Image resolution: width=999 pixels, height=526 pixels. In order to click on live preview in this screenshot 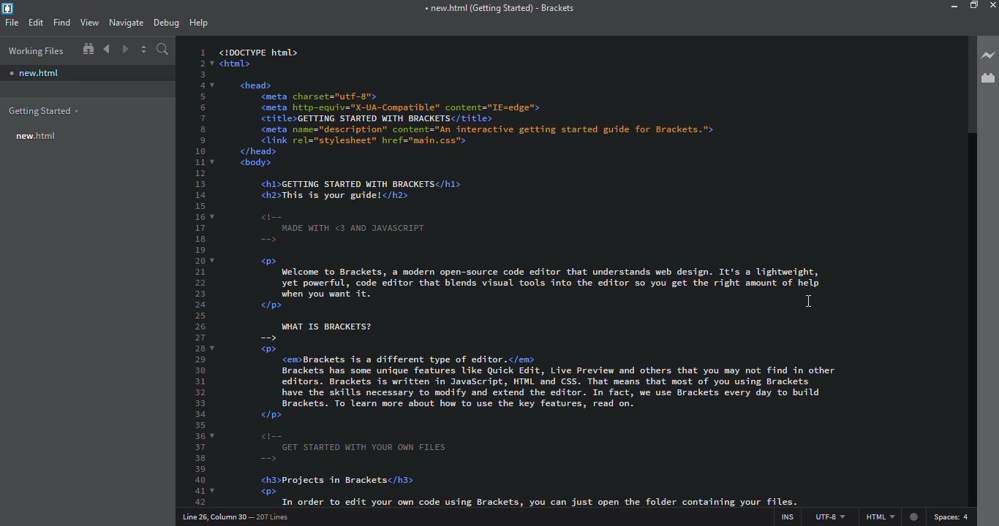, I will do `click(987, 54)`.